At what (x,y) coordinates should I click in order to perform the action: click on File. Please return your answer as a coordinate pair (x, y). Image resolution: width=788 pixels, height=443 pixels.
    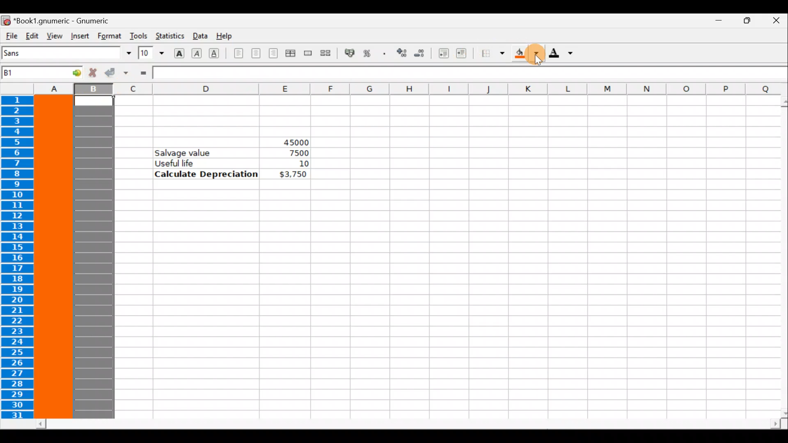
    Looking at the image, I should click on (11, 36).